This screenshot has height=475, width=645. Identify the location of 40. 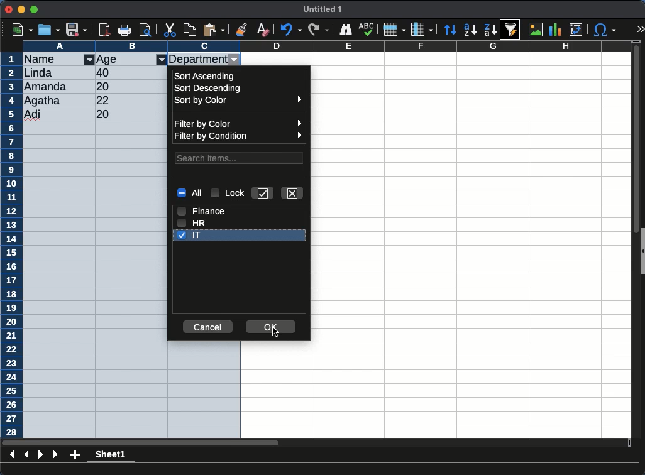
(103, 73).